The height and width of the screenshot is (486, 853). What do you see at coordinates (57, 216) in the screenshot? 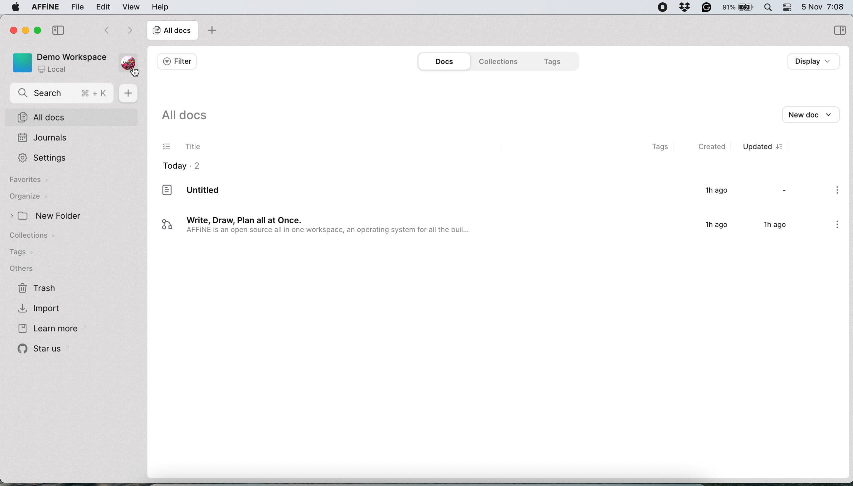
I see `new folder` at bounding box center [57, 216].